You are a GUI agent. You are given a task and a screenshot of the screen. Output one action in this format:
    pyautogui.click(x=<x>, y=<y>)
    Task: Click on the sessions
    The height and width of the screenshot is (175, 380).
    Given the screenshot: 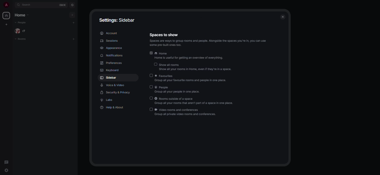 What is the action you would take?
    pyautogui.click(x=110, y=41)
    